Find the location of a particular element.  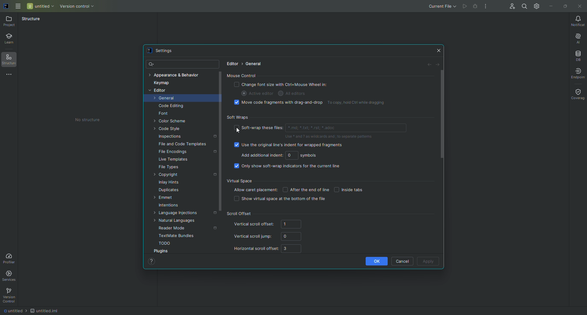

Version Control is located at coordinates (76, 6).